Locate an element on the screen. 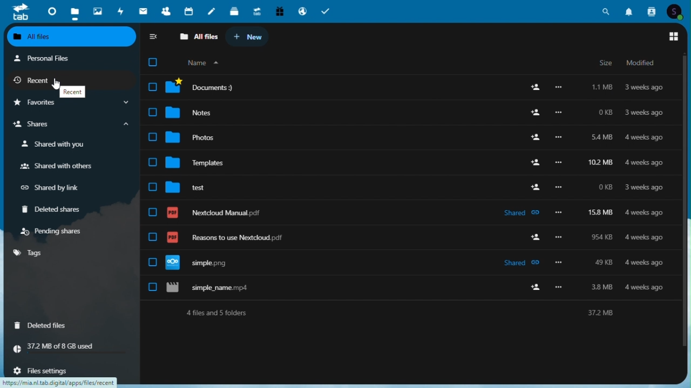 This screenshot has width=691, height=388. Collapse side bar is located at coordinates (154, 38).